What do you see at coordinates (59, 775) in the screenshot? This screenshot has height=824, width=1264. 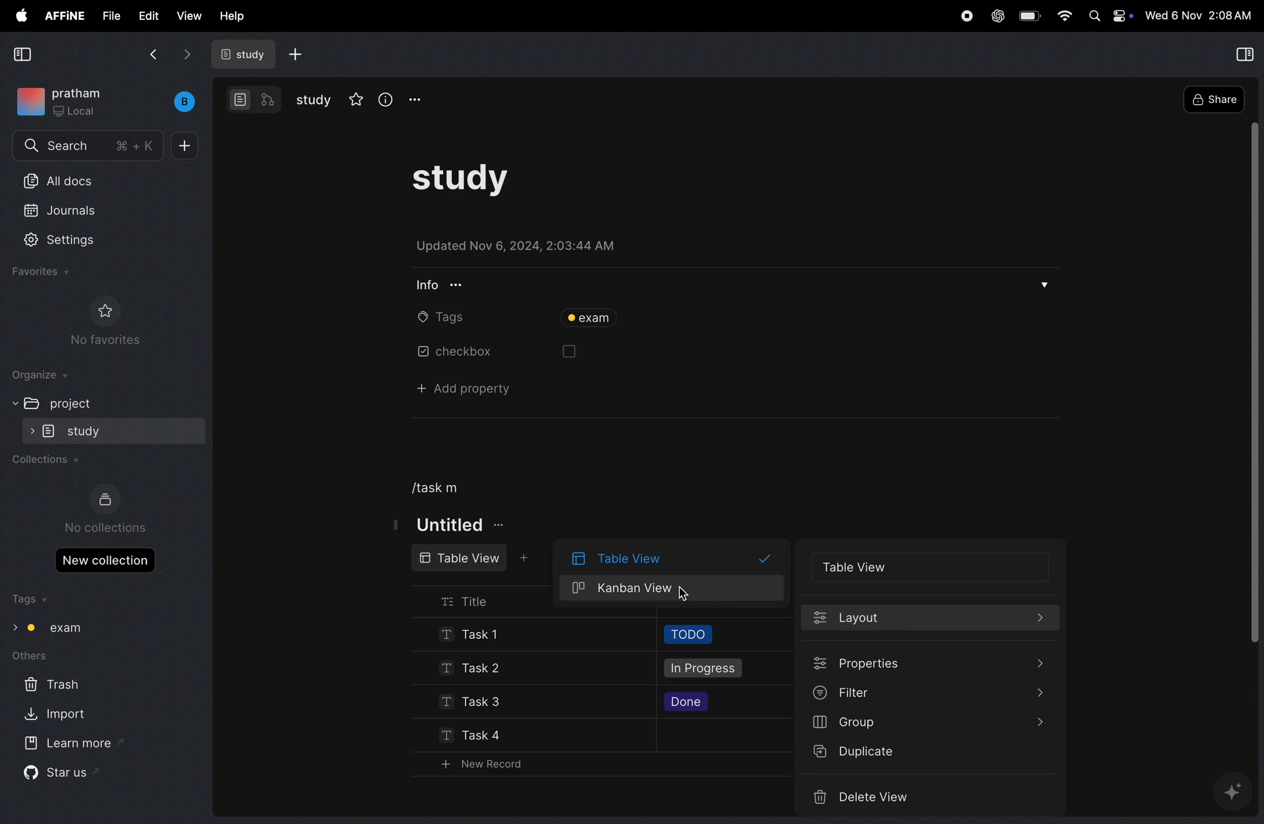 I see `star us` at bounding box center [59, 775].